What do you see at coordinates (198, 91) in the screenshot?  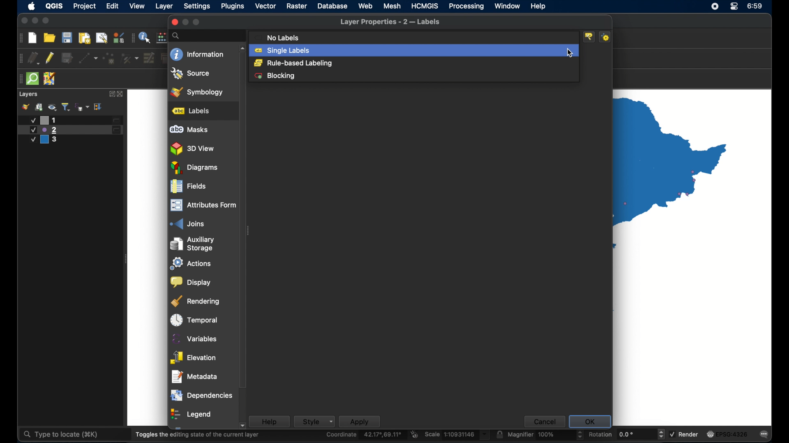 I see `symbology` at bounding box center [198, 91].